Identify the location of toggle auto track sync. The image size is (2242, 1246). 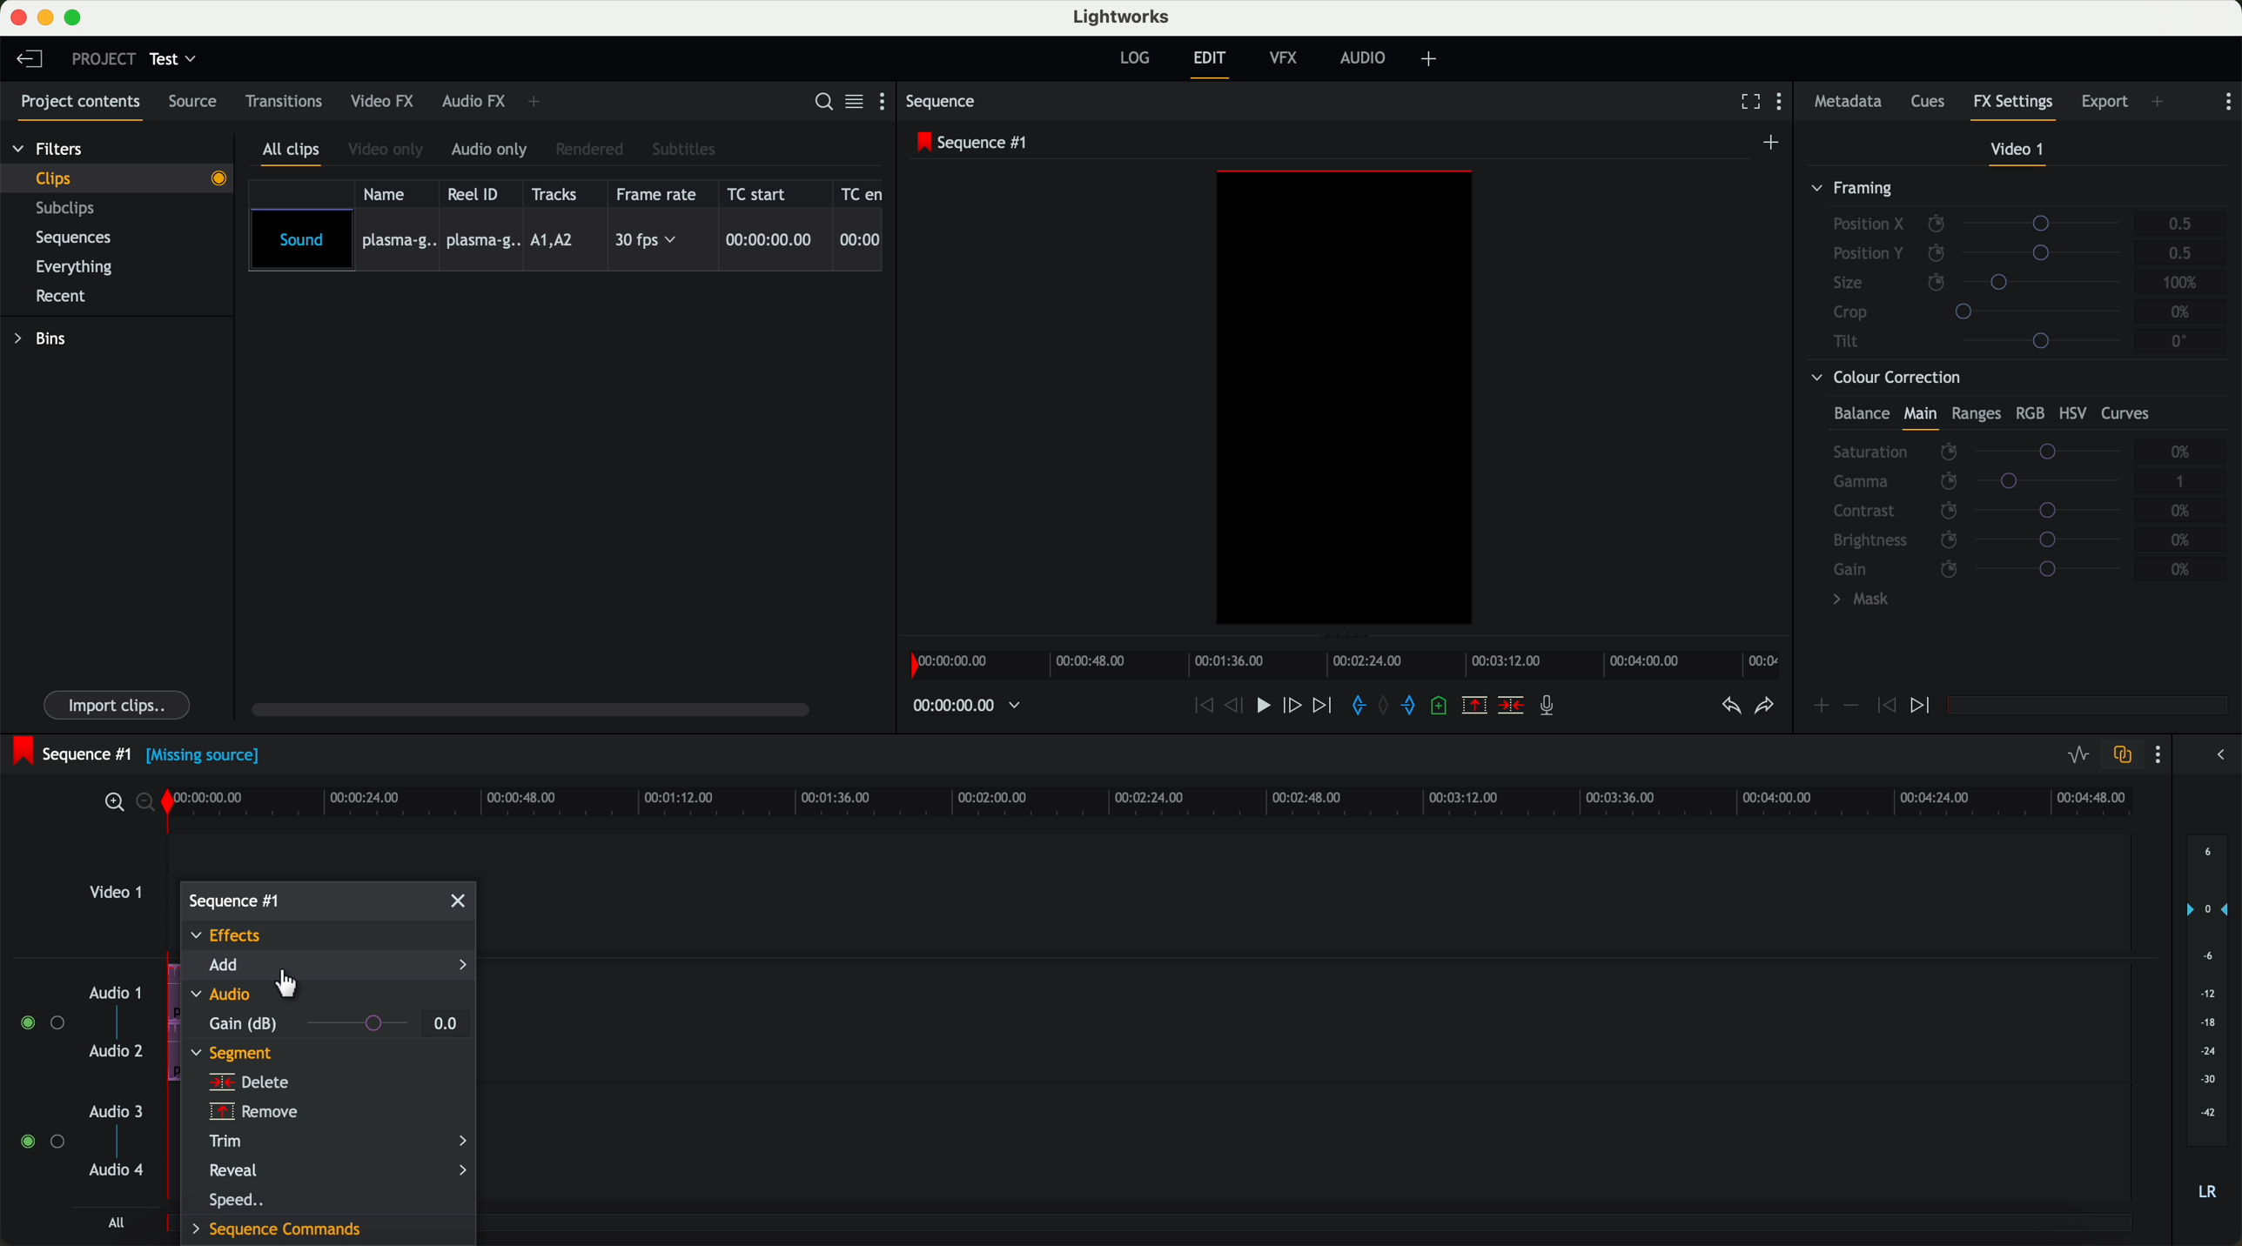
(2122, 755).